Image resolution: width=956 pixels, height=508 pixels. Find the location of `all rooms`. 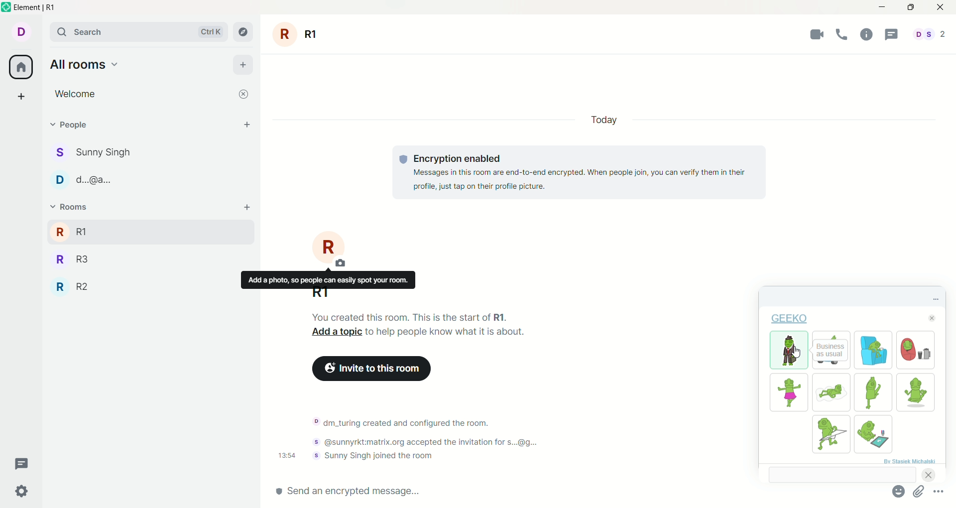

all rooms is located at coordinates (85, 64).